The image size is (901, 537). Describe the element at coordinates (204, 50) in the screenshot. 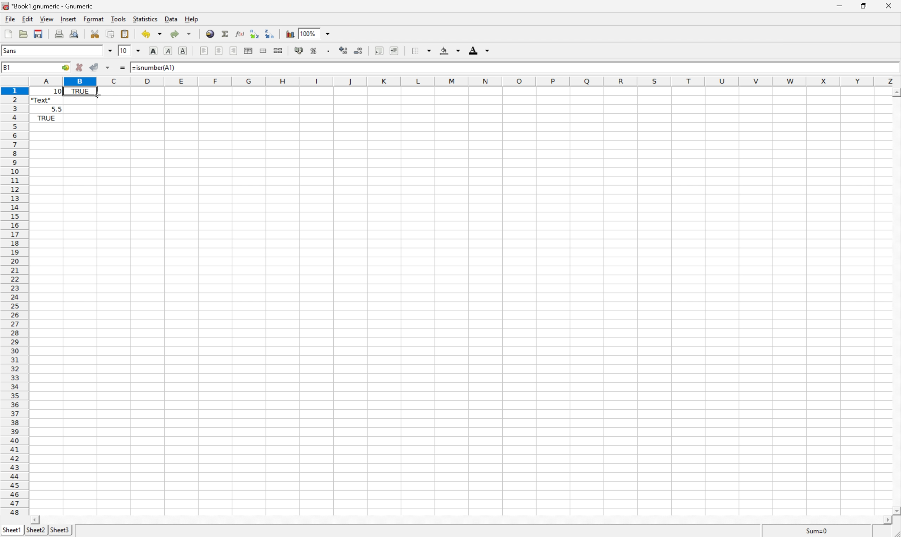

I see `Align Left` at that location.